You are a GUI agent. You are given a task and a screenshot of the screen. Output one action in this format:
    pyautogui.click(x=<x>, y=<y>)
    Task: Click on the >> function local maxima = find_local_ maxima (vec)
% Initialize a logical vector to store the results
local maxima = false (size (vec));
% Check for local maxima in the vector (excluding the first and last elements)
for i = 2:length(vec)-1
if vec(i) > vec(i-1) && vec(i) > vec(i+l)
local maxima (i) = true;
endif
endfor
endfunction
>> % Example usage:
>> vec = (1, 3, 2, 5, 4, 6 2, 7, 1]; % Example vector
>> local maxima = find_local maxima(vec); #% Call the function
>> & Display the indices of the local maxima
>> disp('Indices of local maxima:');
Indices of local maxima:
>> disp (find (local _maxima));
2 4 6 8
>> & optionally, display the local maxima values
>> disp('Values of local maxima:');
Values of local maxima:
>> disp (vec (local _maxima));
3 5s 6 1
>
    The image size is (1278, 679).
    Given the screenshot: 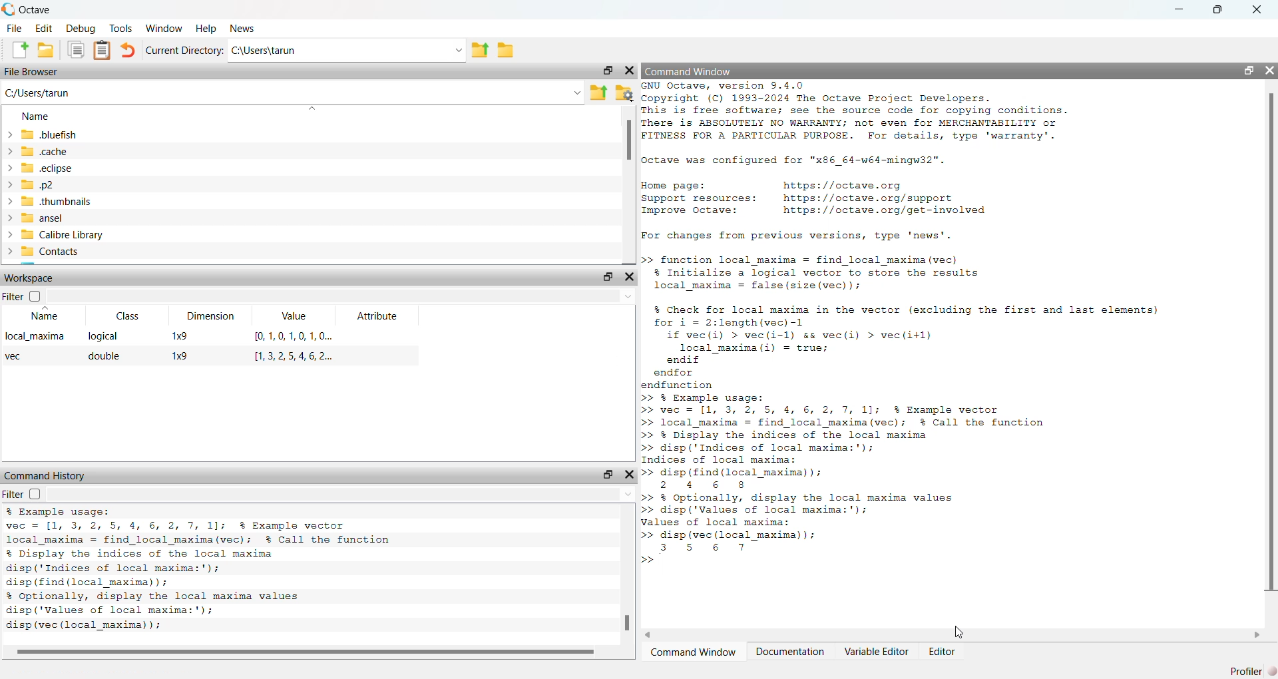 What is the action you would take?
    pyautogui.click(x=902, y=411)
    